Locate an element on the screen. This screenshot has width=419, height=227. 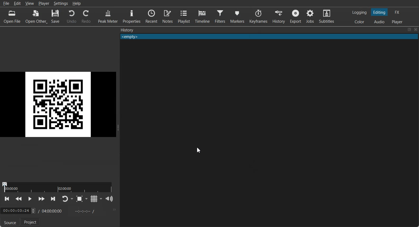
Cursor is located at coordinates (199, 151).